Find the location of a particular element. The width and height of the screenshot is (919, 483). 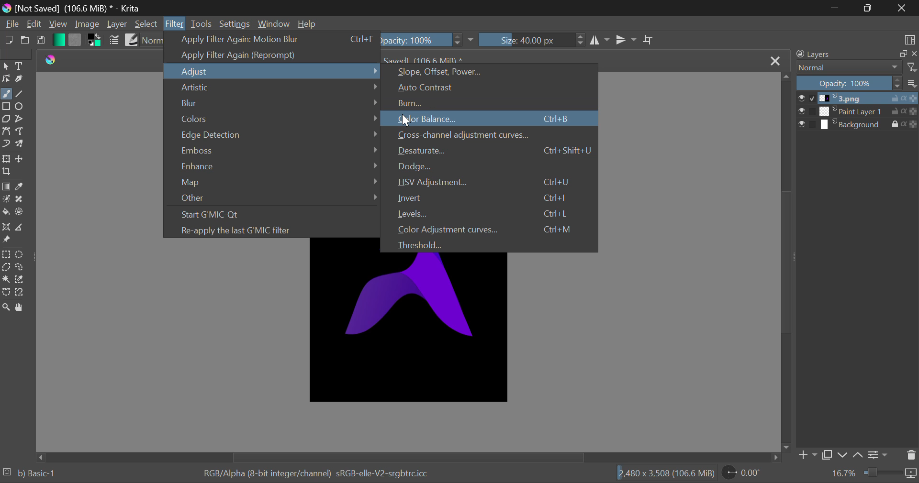

Continuous Selection is located at coordinates (6, 281).